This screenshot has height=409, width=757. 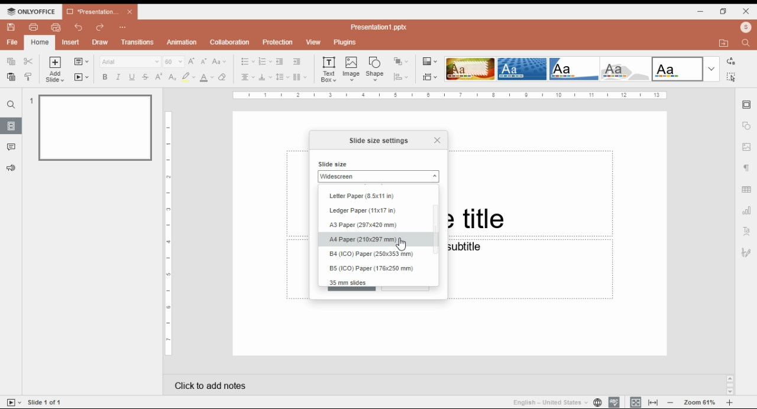 What do you see at coordinates (183, 42) in the screenshot?
I see `animation` at bounding box center [183, 42].